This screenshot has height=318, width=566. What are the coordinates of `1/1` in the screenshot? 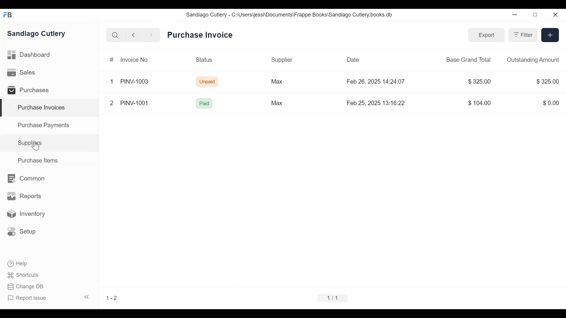 It's located at (331, 297).